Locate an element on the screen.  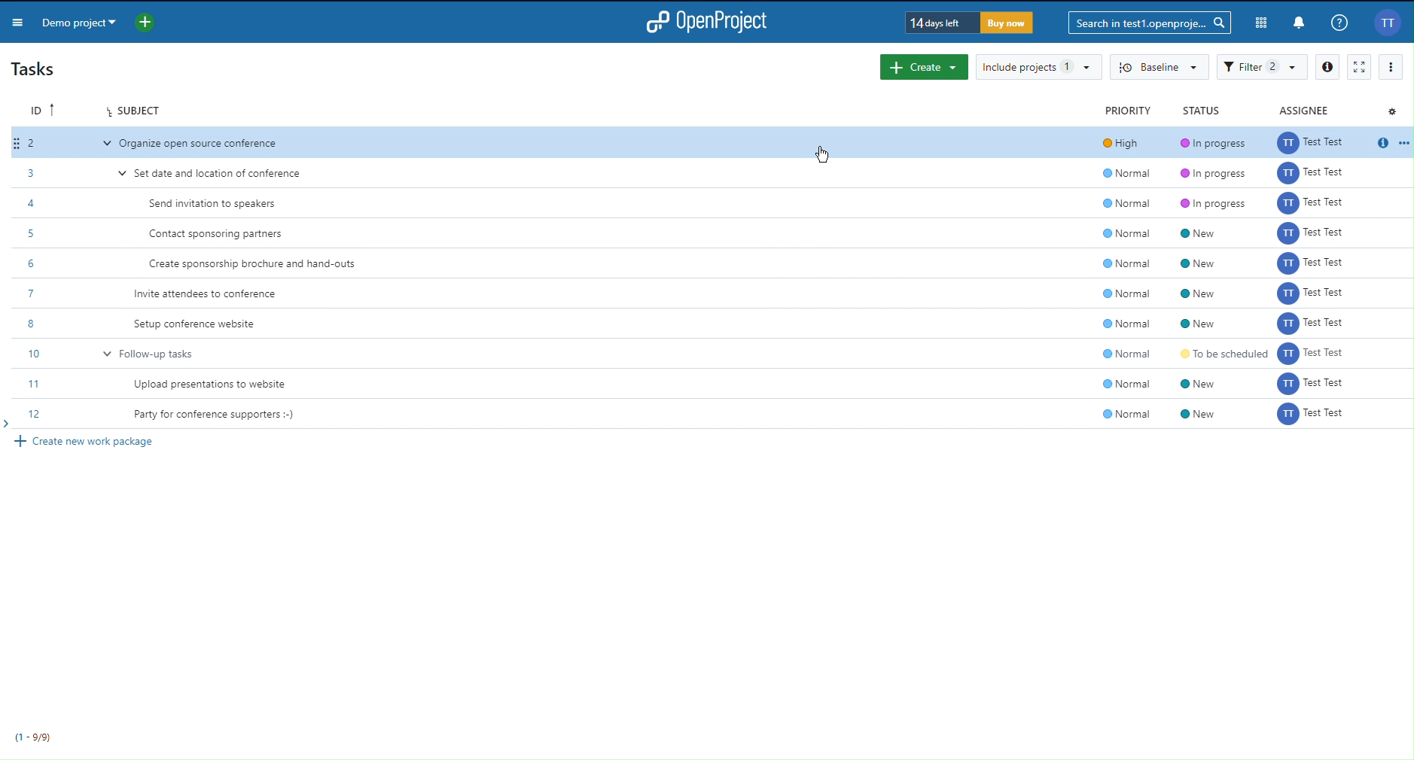
Account is located at coordinates (1387, 23).